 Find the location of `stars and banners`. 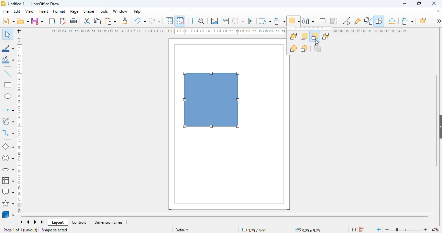

stars and banners is located at coordinates (8, 203).